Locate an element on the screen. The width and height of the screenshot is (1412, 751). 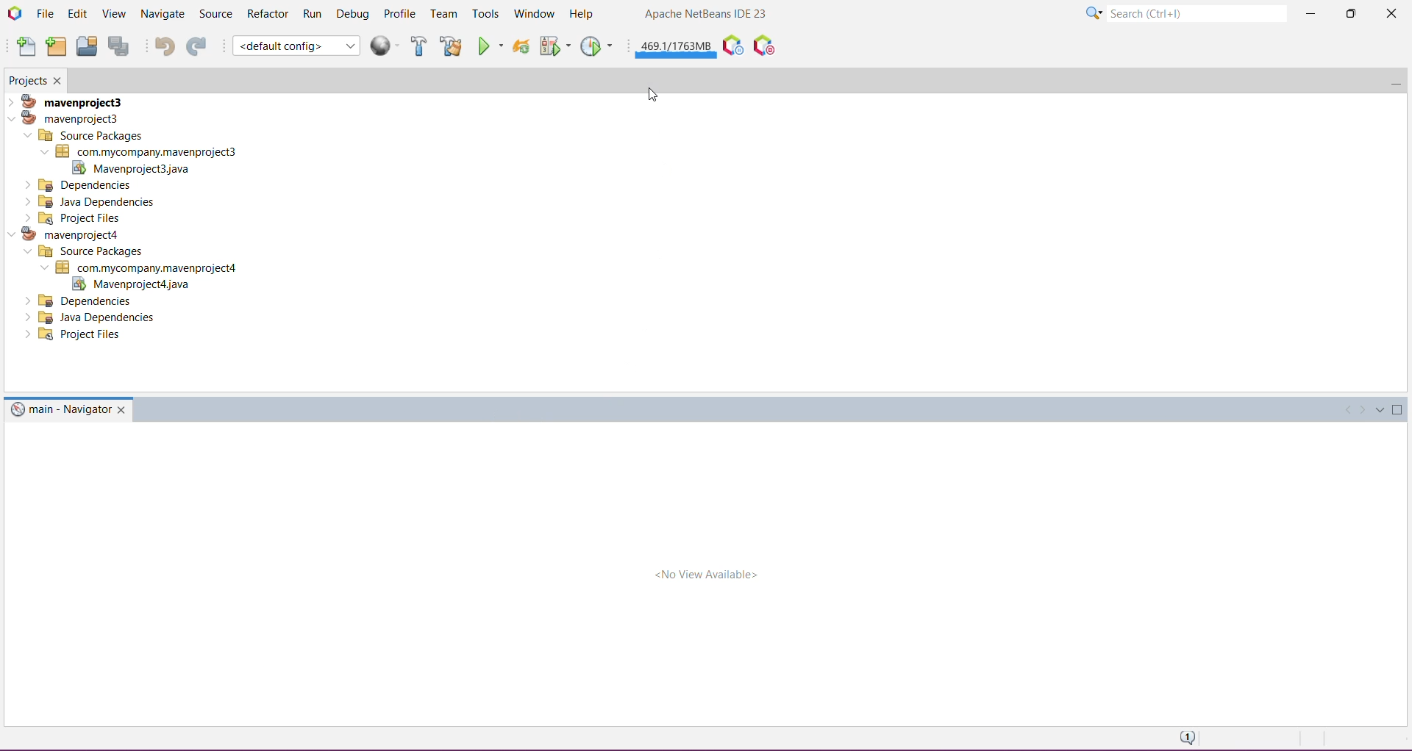
Debug is located at coordinates (353, 12).